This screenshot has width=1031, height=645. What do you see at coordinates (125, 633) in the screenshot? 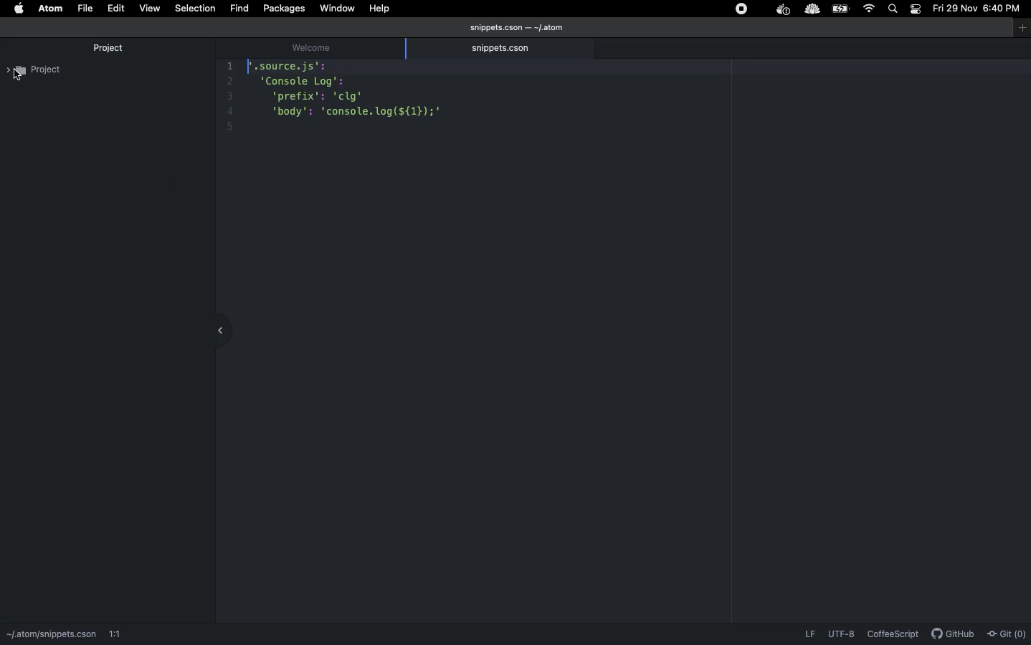
I see `1:1` at bounding box center [125, 633].